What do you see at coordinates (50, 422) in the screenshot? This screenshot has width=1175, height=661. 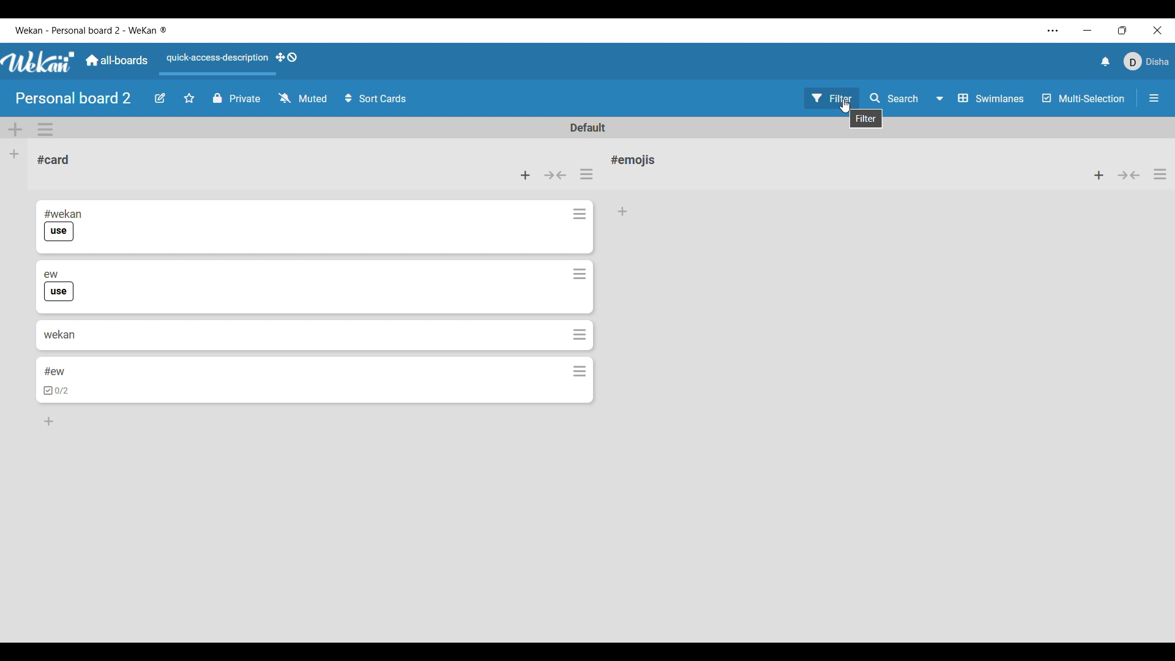 I see `Add card to bottom of list` at bounding box center [50, 422].